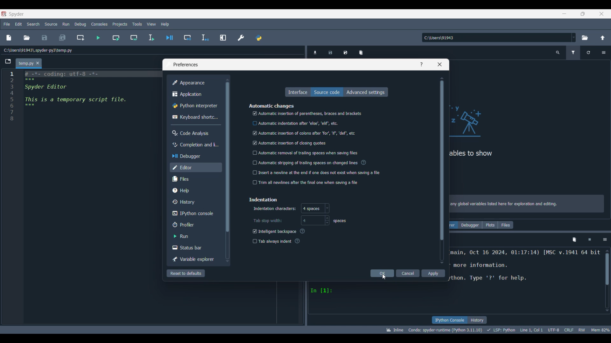  I want to click on Debugger, so click(470, 225).